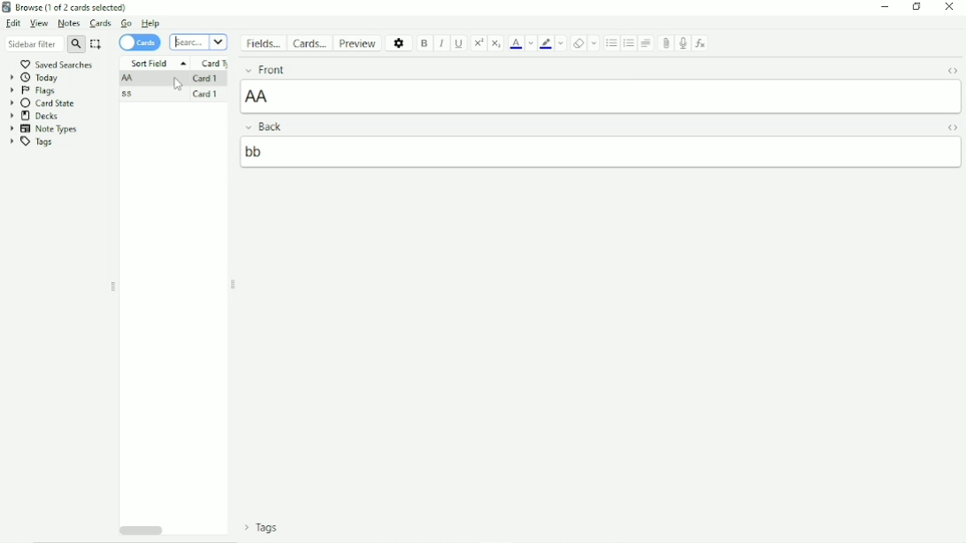  I want to click on Help, so click(151, 23).